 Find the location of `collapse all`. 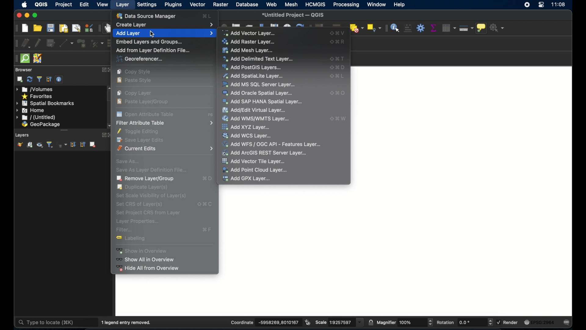

collapse all is located at coordinates (48, 79).